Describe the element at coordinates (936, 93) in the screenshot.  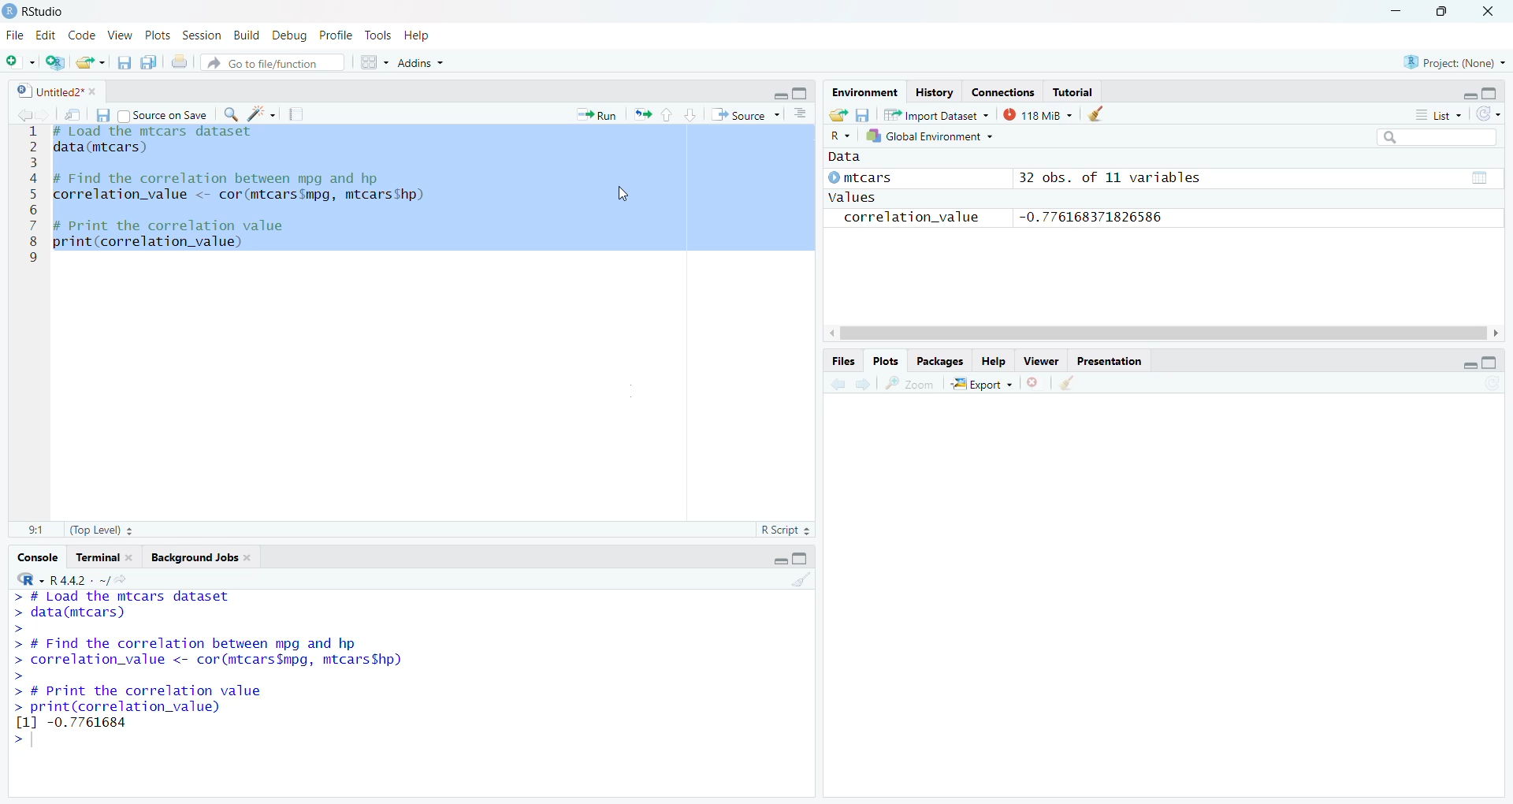
I see `History` at that location.